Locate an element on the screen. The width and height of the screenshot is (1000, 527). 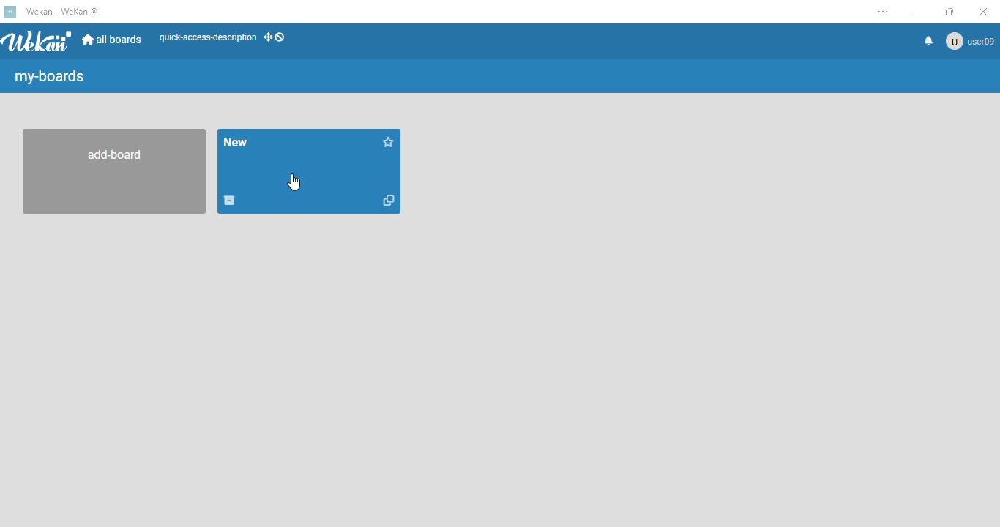
quick-access-description is located at coordinates (207, 37).